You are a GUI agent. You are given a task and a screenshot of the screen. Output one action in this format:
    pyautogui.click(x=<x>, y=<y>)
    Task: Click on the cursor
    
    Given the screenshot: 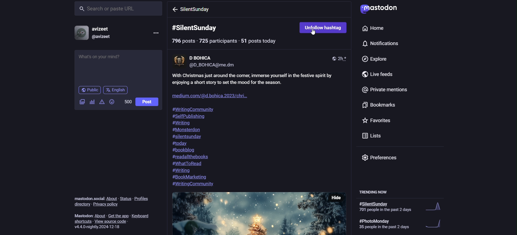 What is the action you would take?
    pyautogui.click(x=313, y=35)
    